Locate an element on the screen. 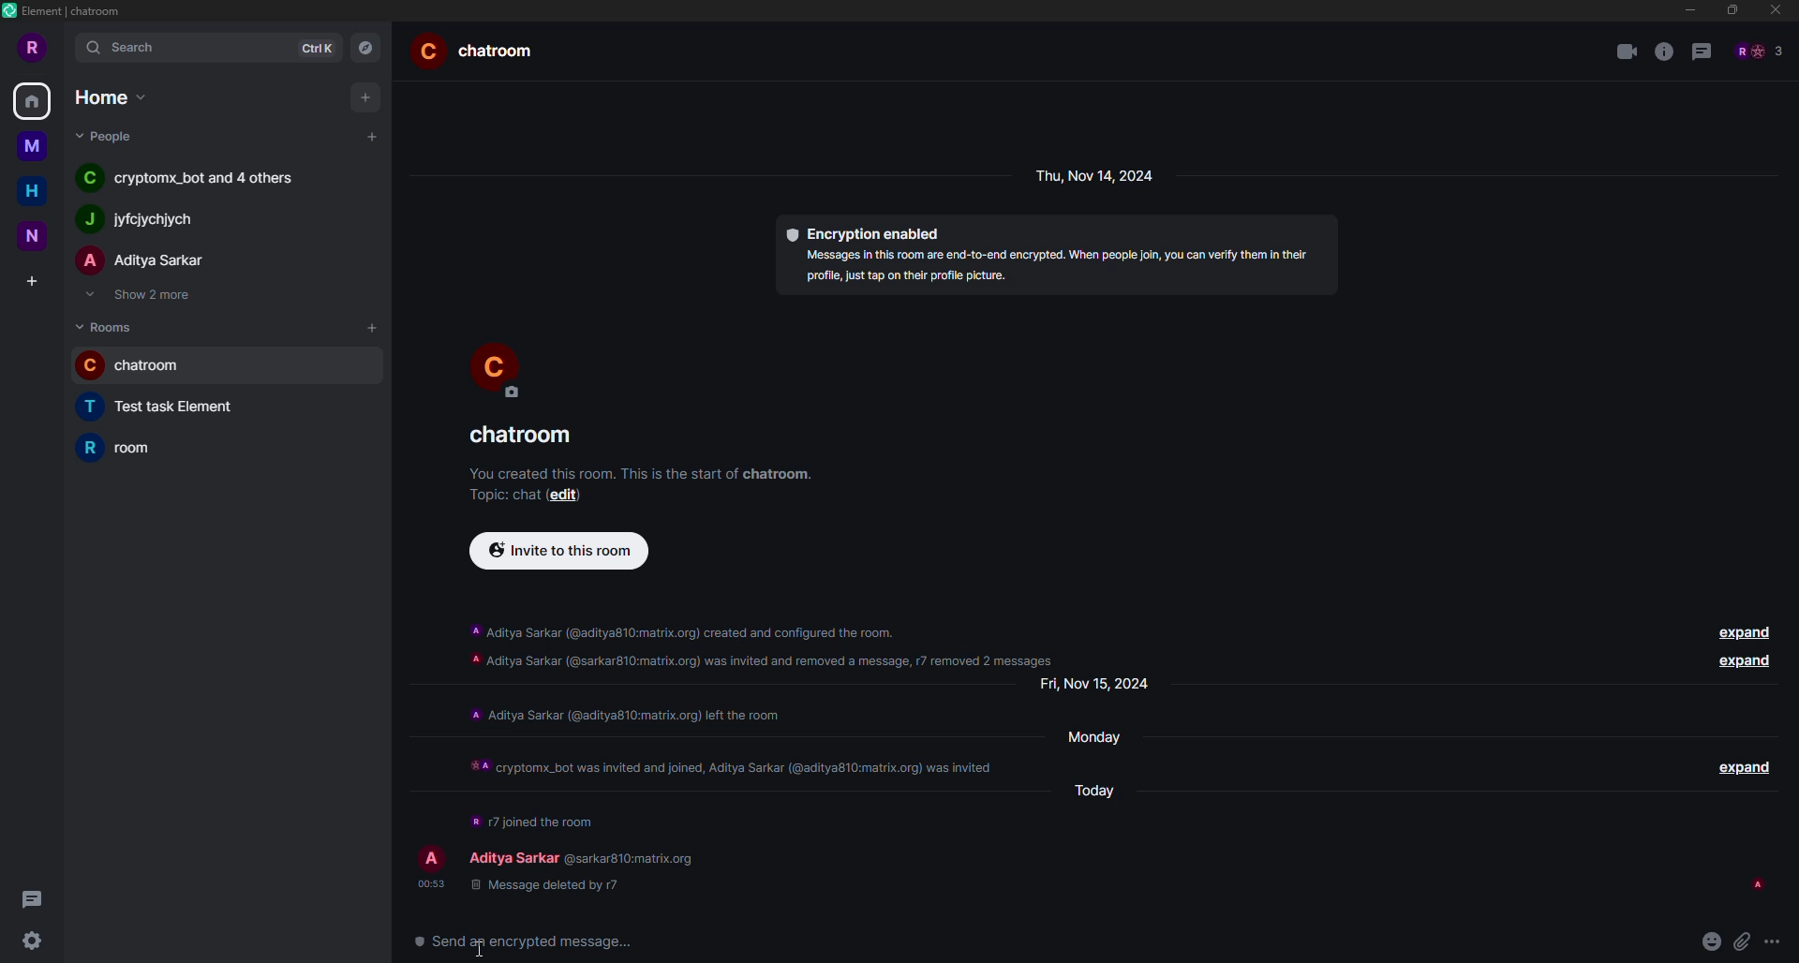  close is located at coordinates (1775, 9).